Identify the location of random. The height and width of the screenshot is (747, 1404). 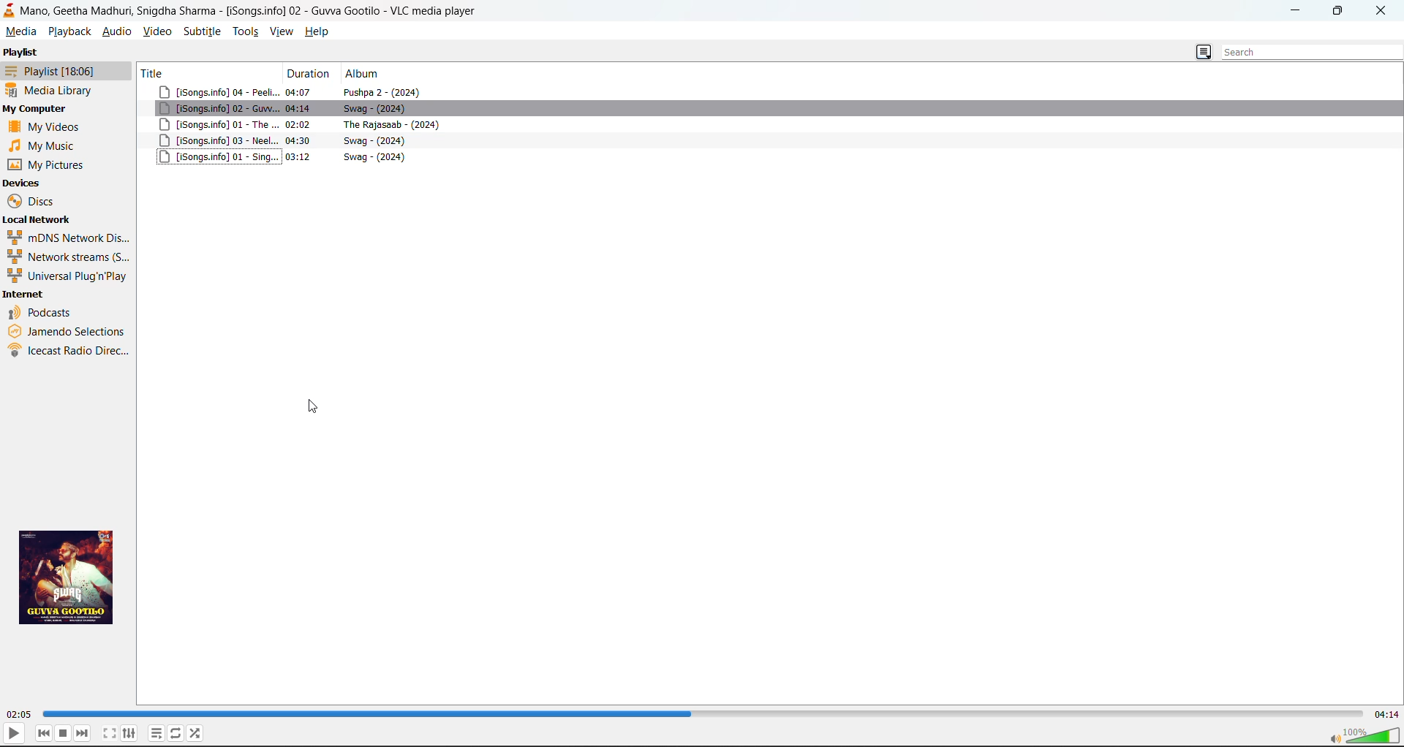
(196, 732).